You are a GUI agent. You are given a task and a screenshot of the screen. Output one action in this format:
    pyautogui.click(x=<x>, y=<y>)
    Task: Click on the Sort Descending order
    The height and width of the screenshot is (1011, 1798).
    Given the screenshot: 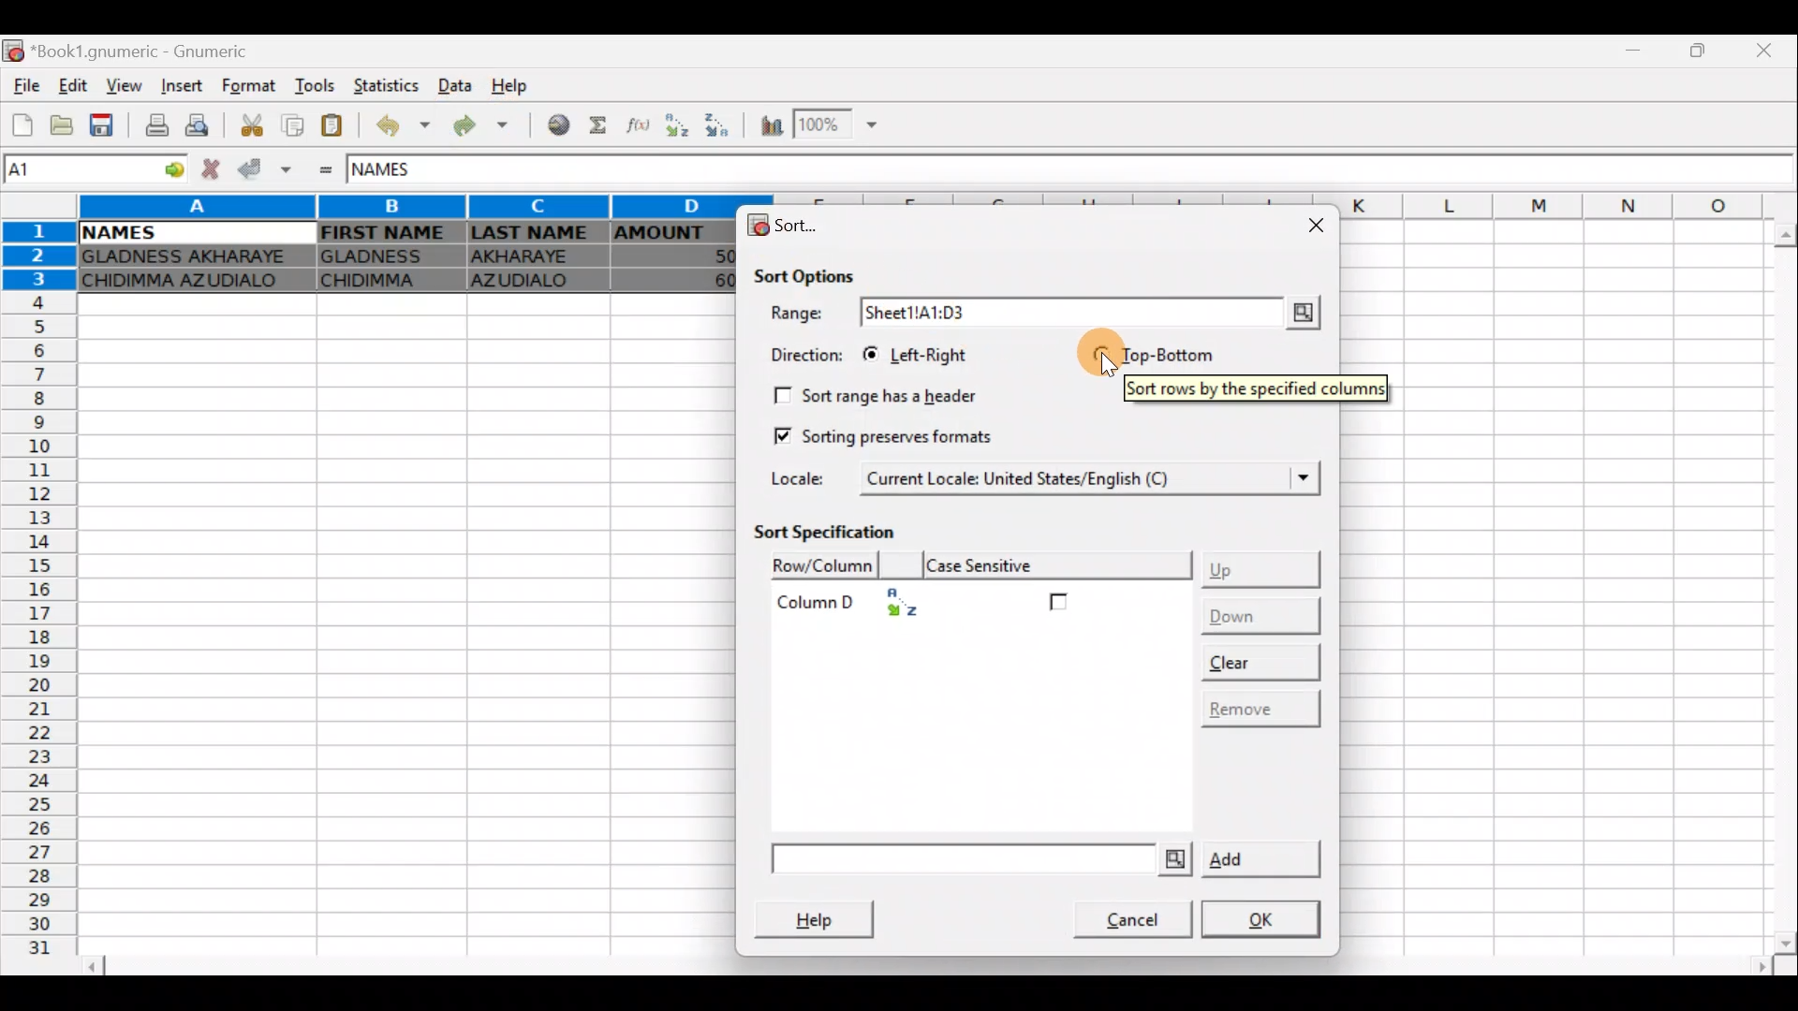 What is the action you would take?
    pyautogui.click(x=715, y=125)
    